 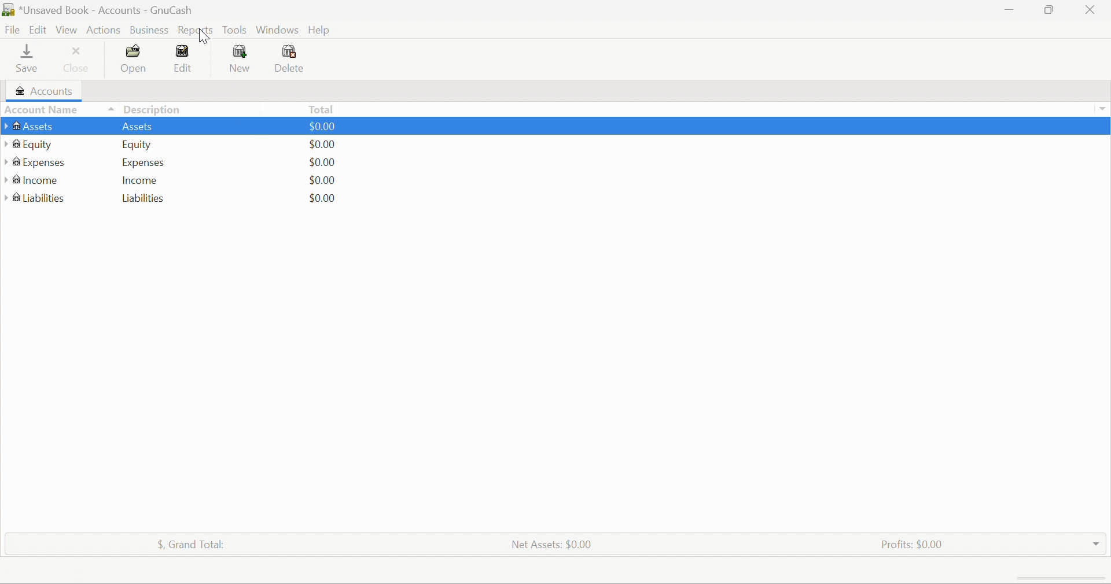 I want to click on Down arrow, so click(x=1103, y=110).